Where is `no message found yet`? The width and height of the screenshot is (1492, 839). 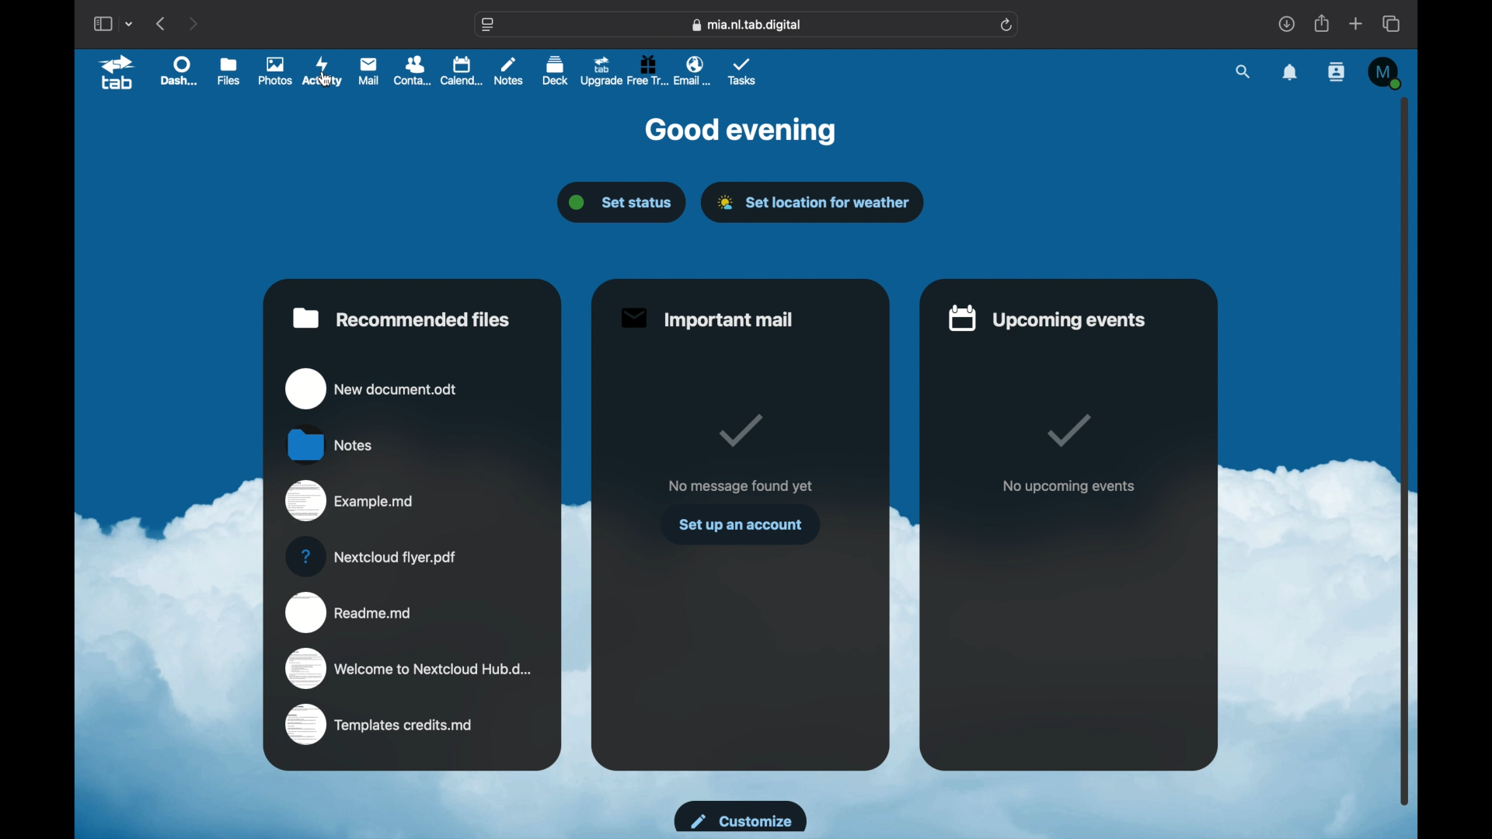
no message found yet is located at coordinates (740, 486).